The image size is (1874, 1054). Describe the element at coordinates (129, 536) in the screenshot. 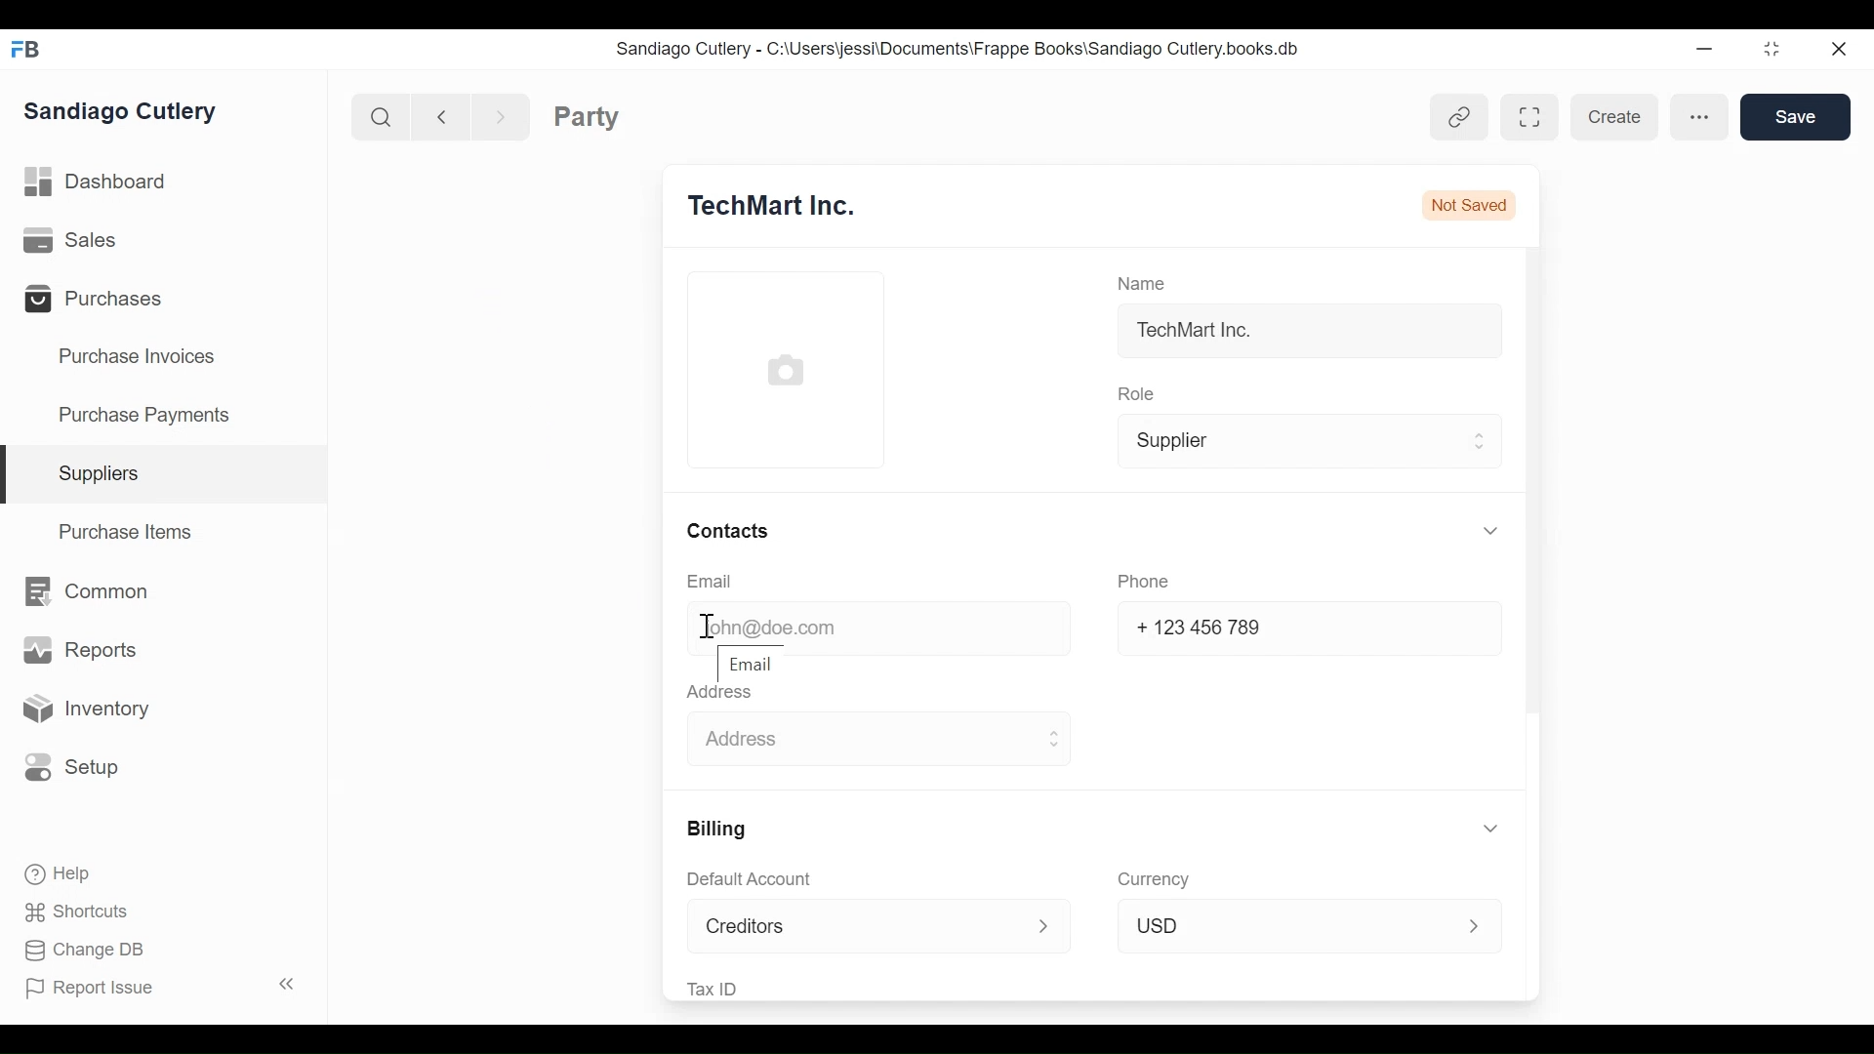

I see `Purchase items` at that location.